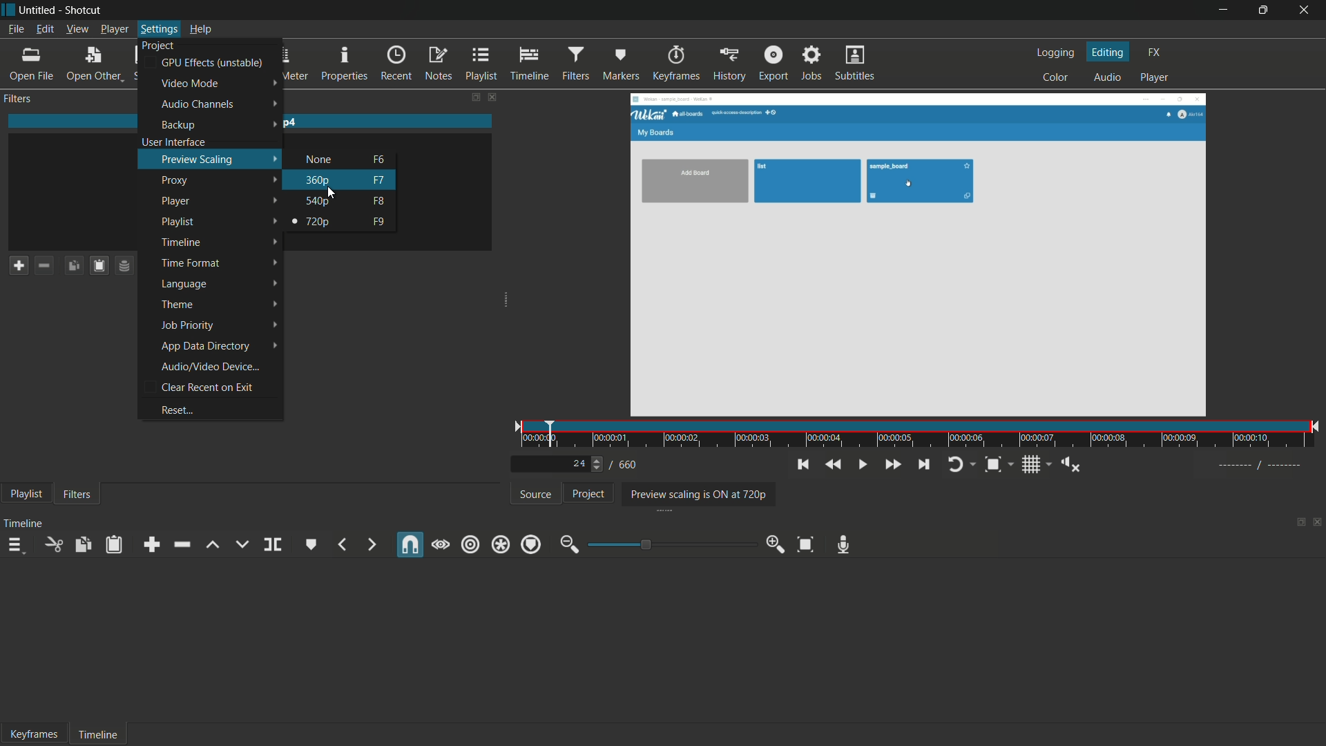  Describe the element at coordinates (43, 265) in the screenshot. I see `remove a filter` at that location.